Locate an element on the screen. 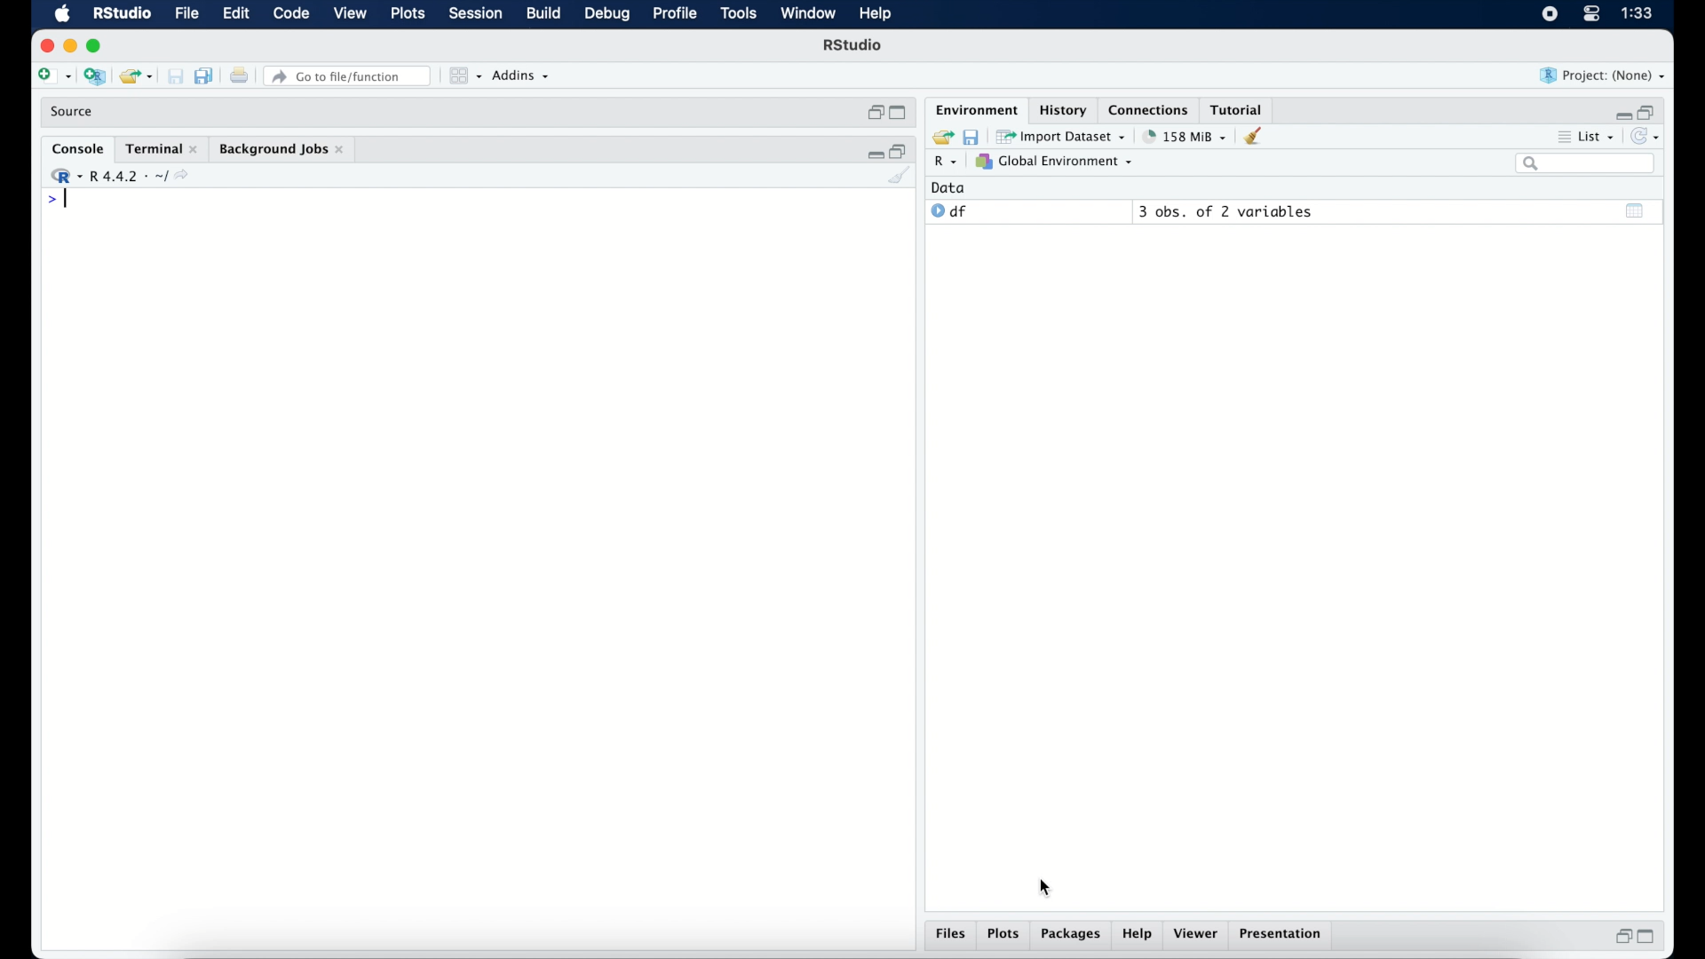 The image size is (1705, 959). close is located at coordinates (44, 44).